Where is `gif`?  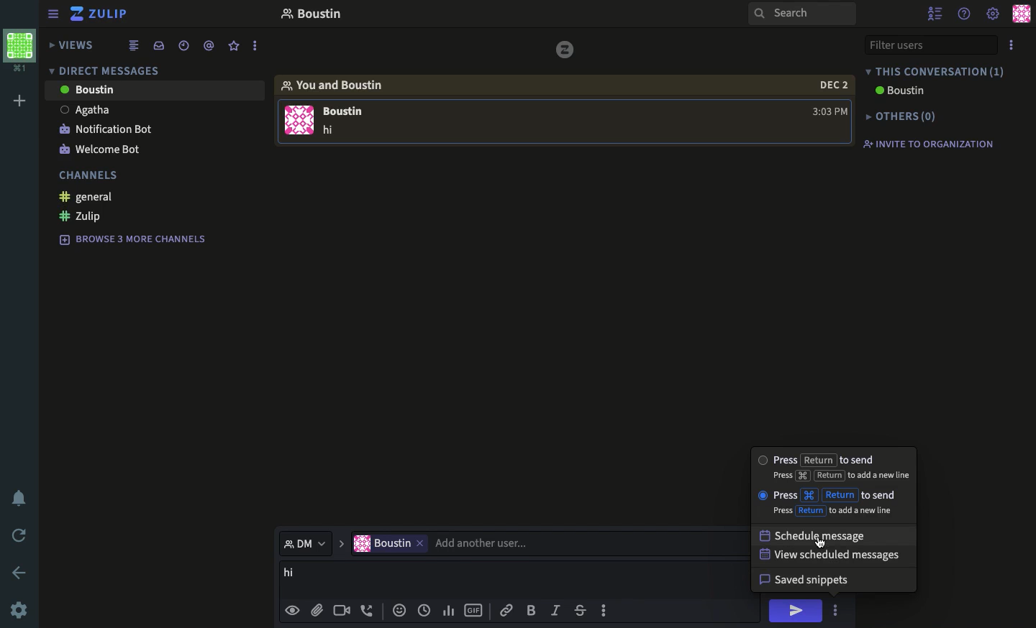 gif is located at coordinates (475, 610).